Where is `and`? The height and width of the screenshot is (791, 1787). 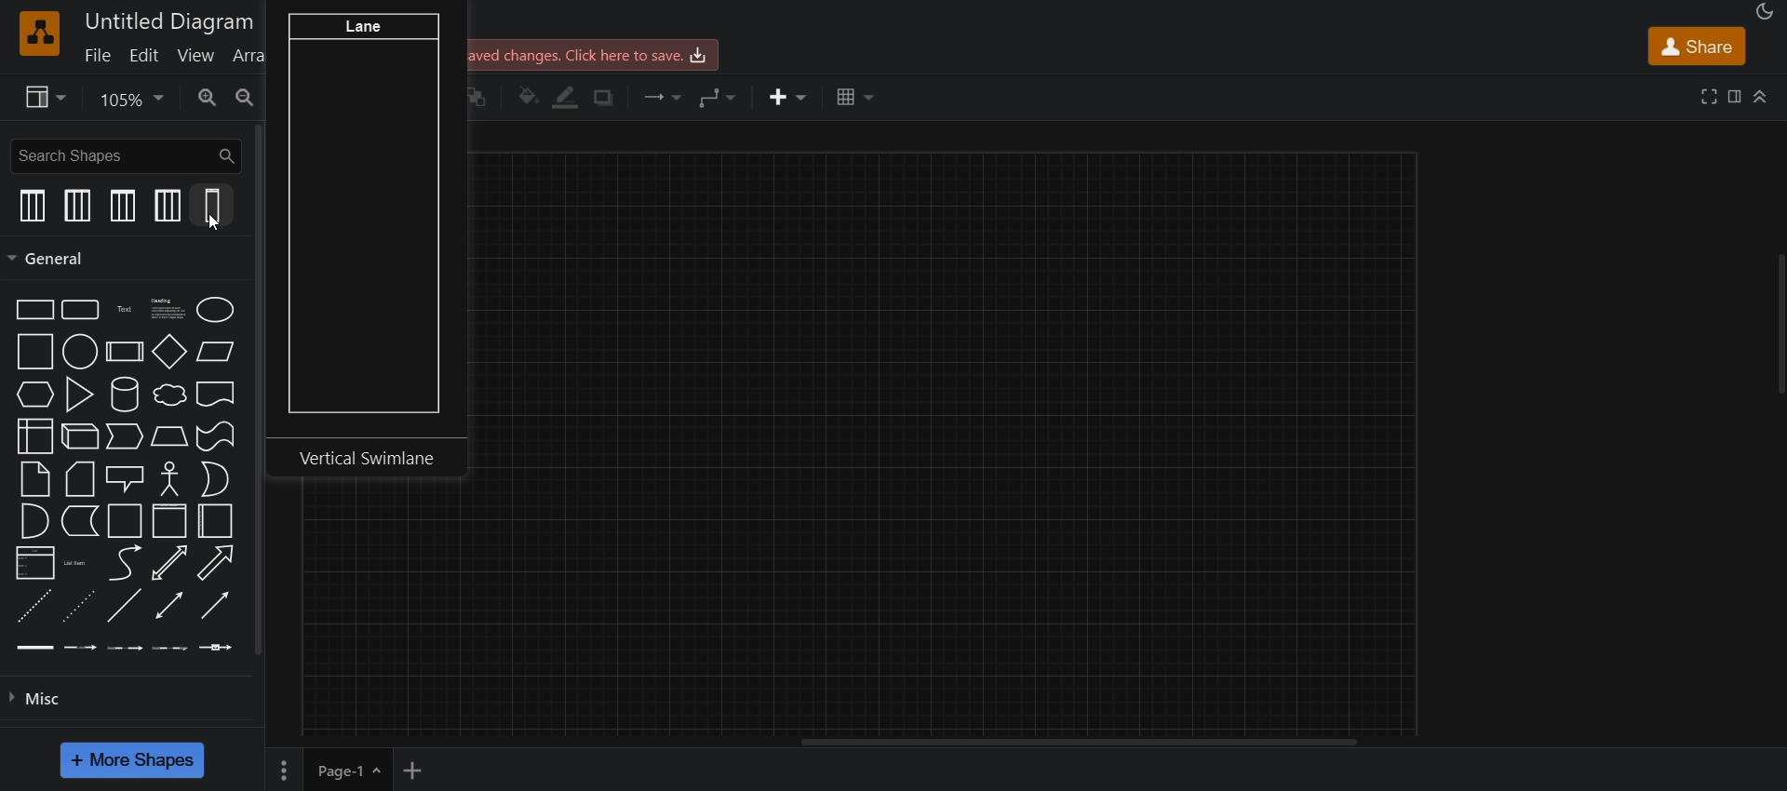 and is located at coordinates (34, 520).